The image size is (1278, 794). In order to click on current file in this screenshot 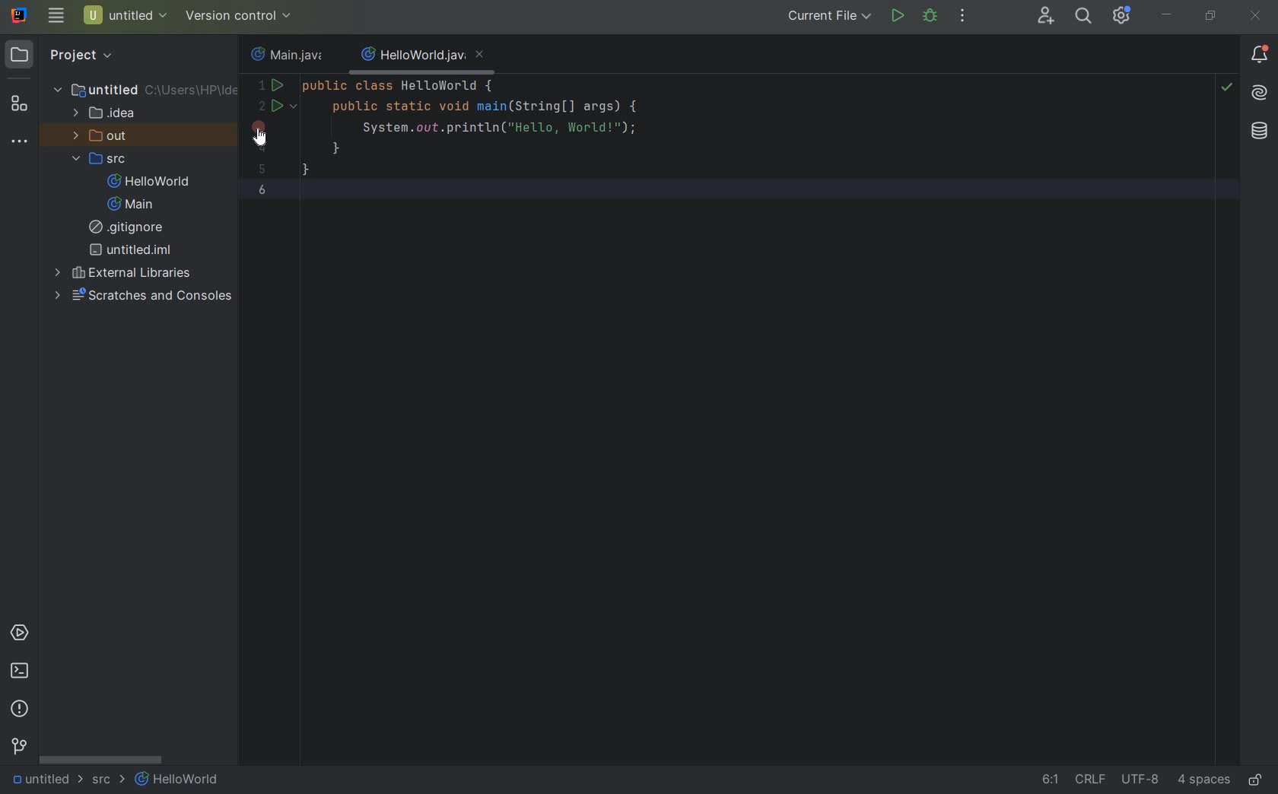, I will do `click(831, 17)`.